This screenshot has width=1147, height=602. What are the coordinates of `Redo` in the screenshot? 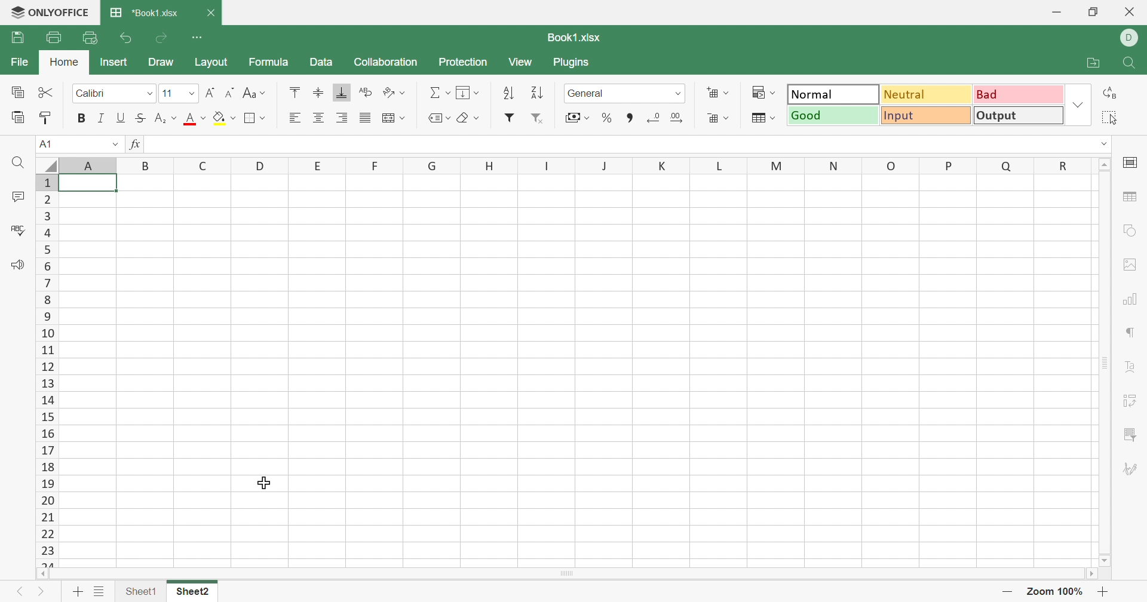 It's located at (162, 39).